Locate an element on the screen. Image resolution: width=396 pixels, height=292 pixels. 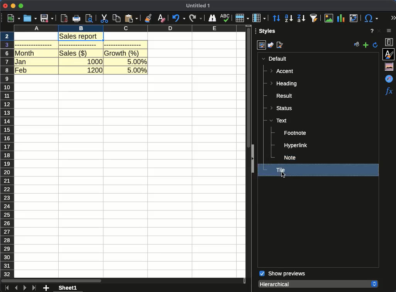
scroll is located at coordinates (249, 87).